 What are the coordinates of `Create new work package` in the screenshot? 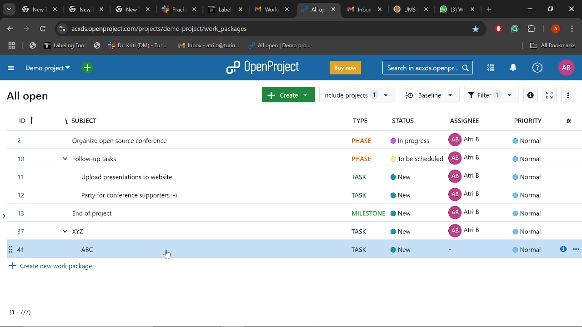 It's located at (292, 267).